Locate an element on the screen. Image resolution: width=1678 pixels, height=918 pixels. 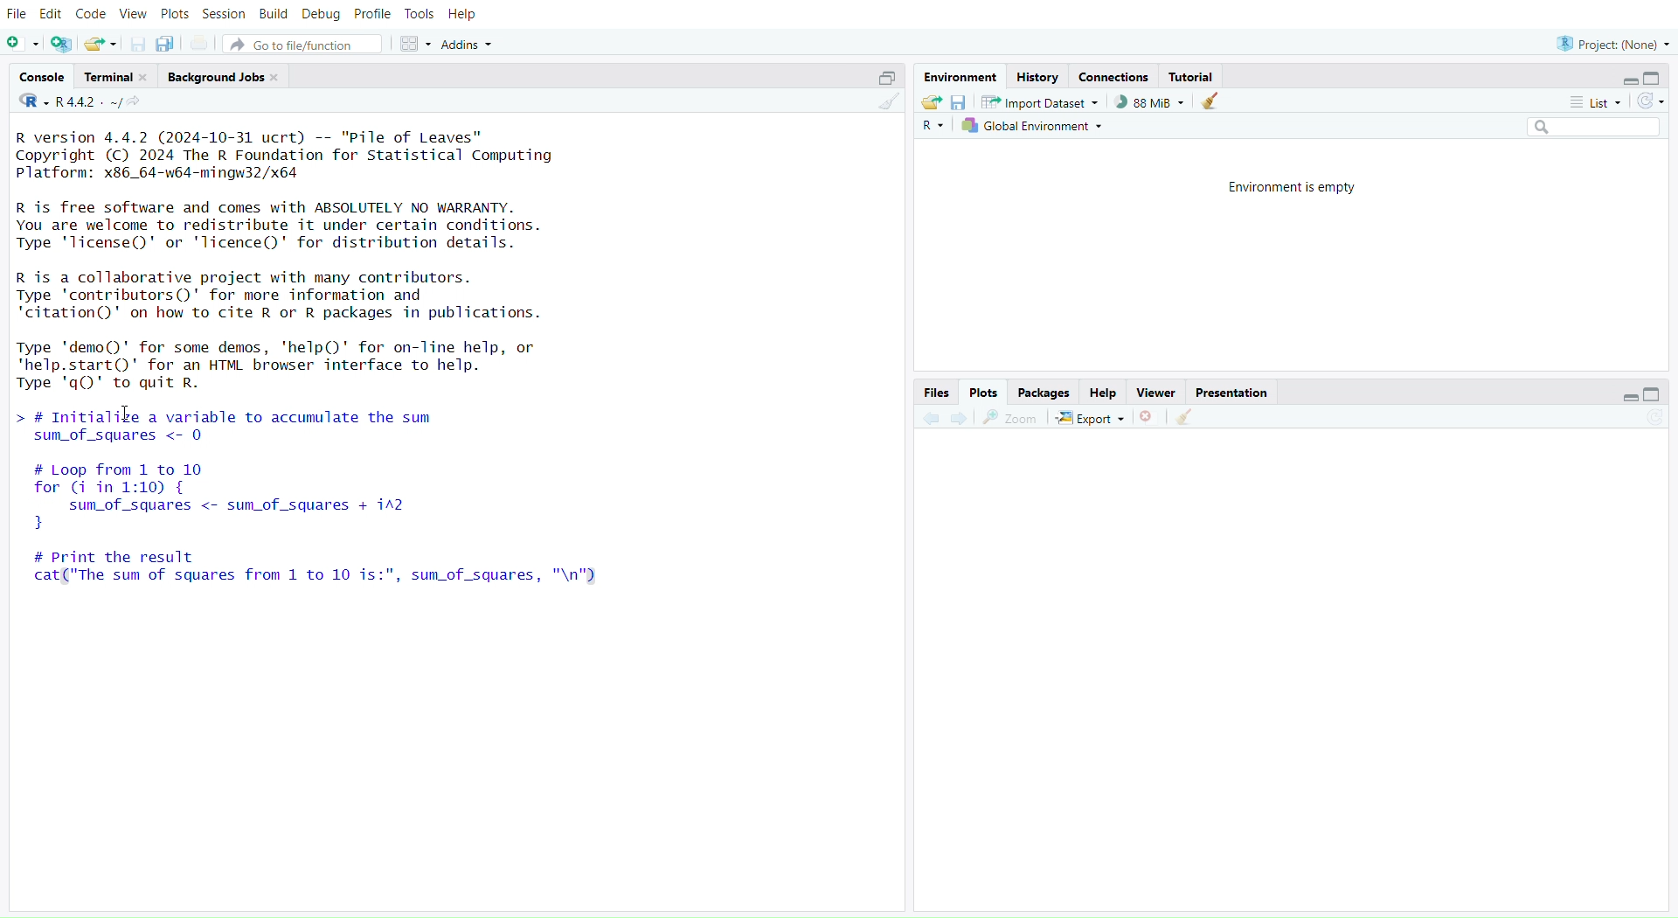
help is located at coordinates (1103, 393).